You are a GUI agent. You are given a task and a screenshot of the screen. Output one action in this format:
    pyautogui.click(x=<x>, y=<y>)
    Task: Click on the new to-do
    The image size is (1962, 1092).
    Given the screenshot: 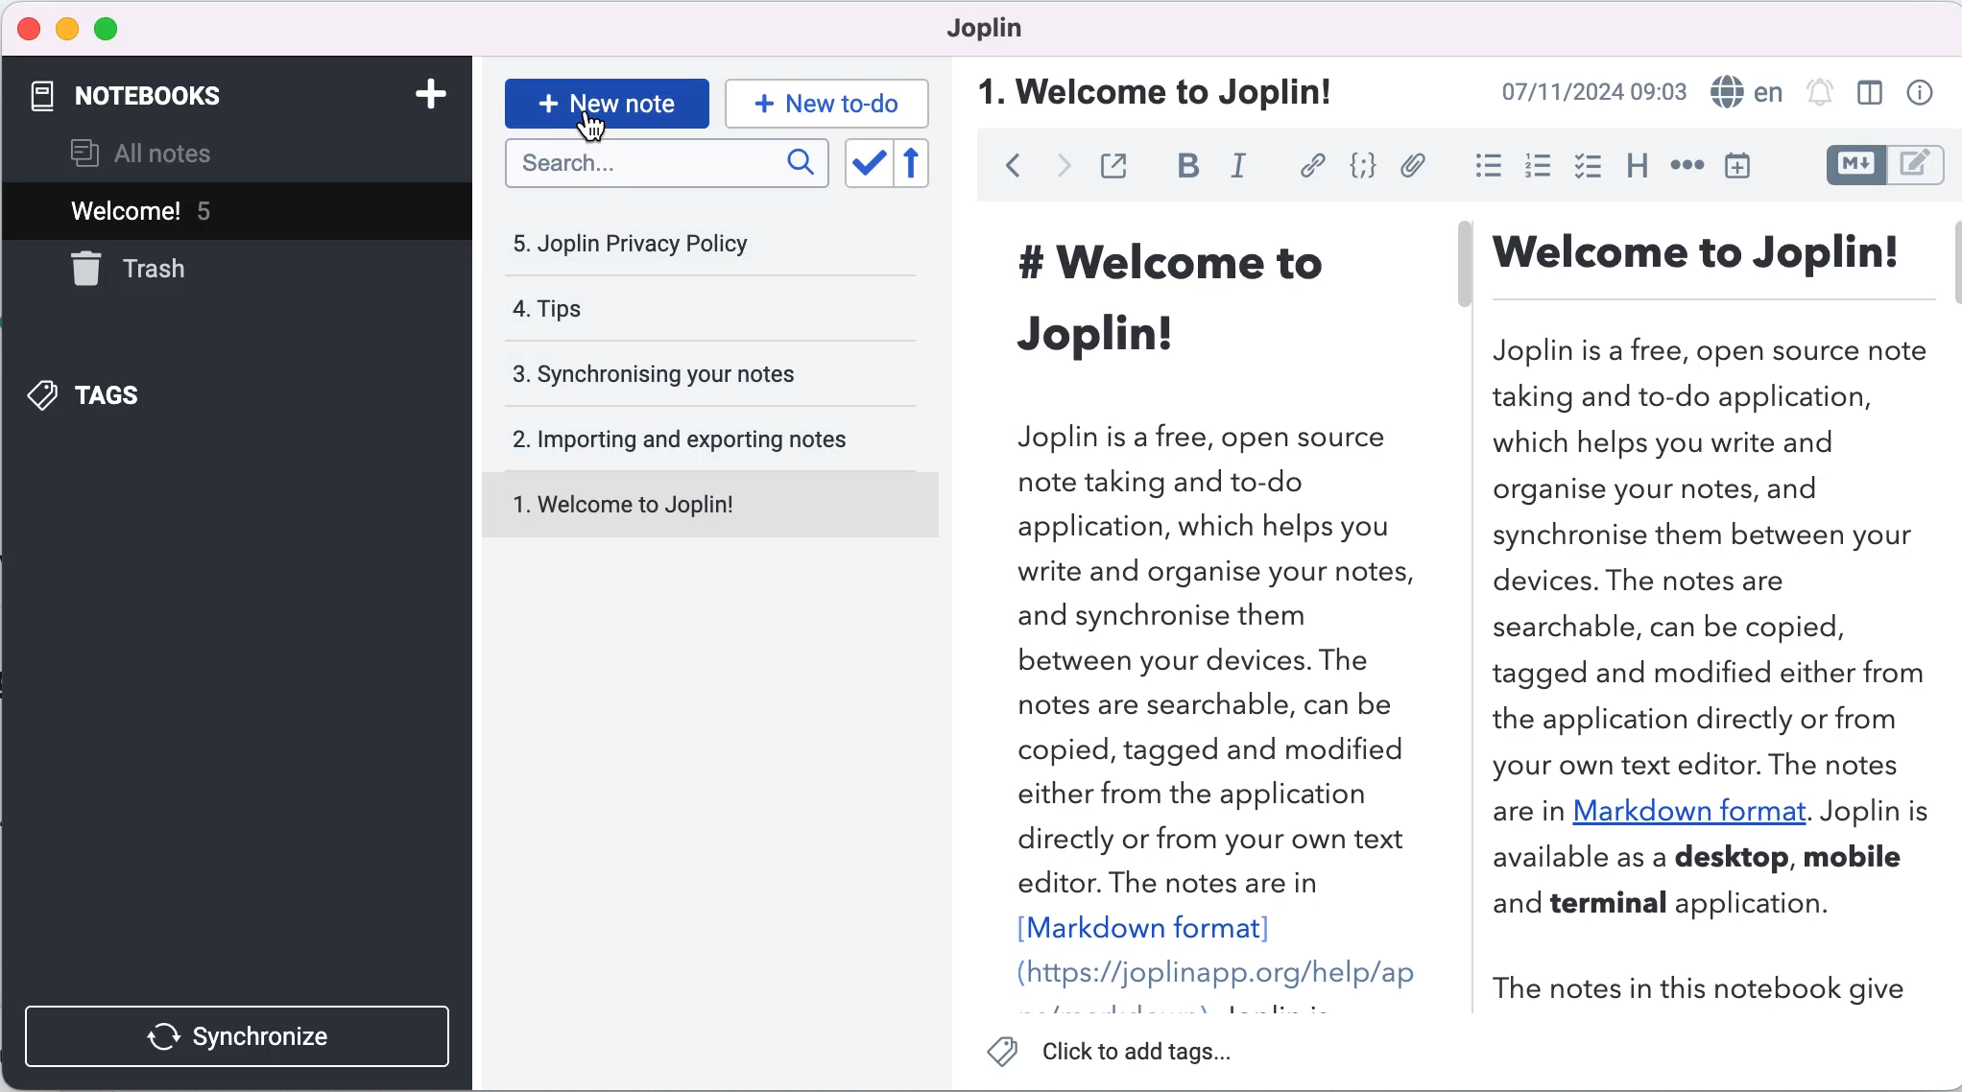 What is the action you would take?
    pyautogui.click(x=830, y=100)
    